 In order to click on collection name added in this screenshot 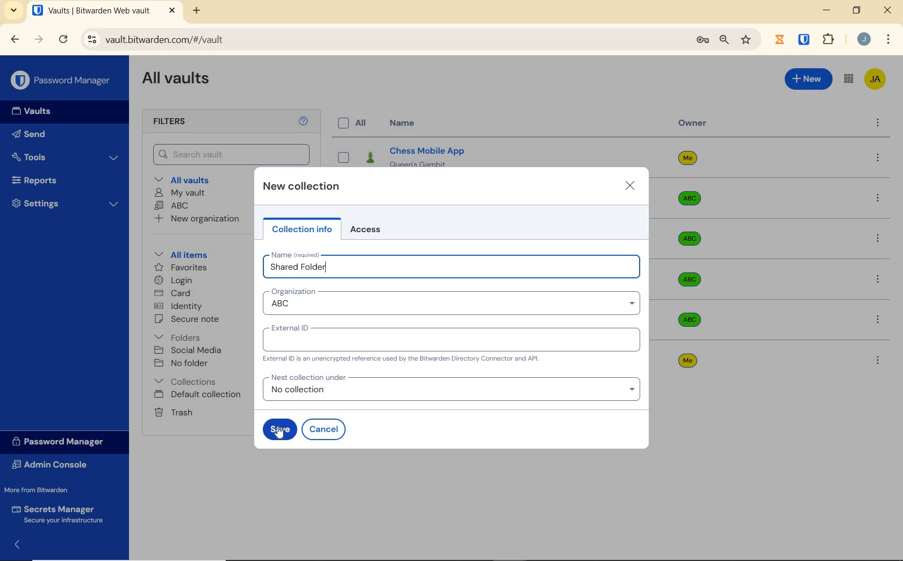, I will do `click(300, 267)`.